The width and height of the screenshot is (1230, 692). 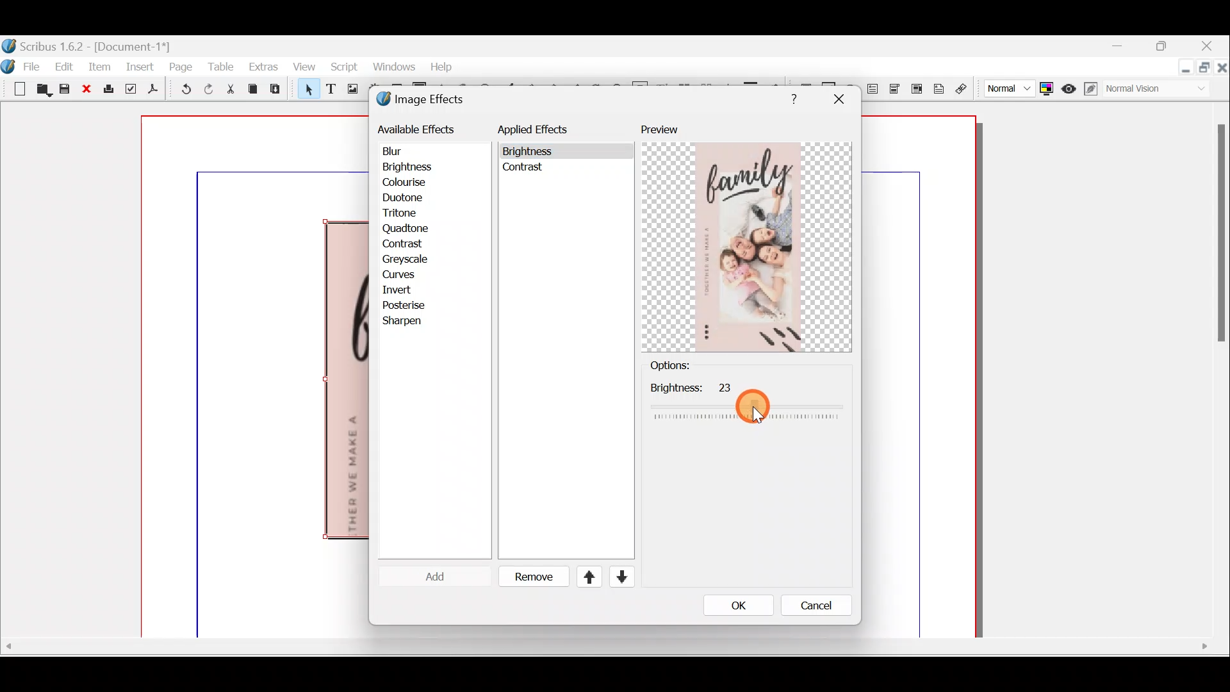 I want to click on PDF text field, so click(x=873, y=89).